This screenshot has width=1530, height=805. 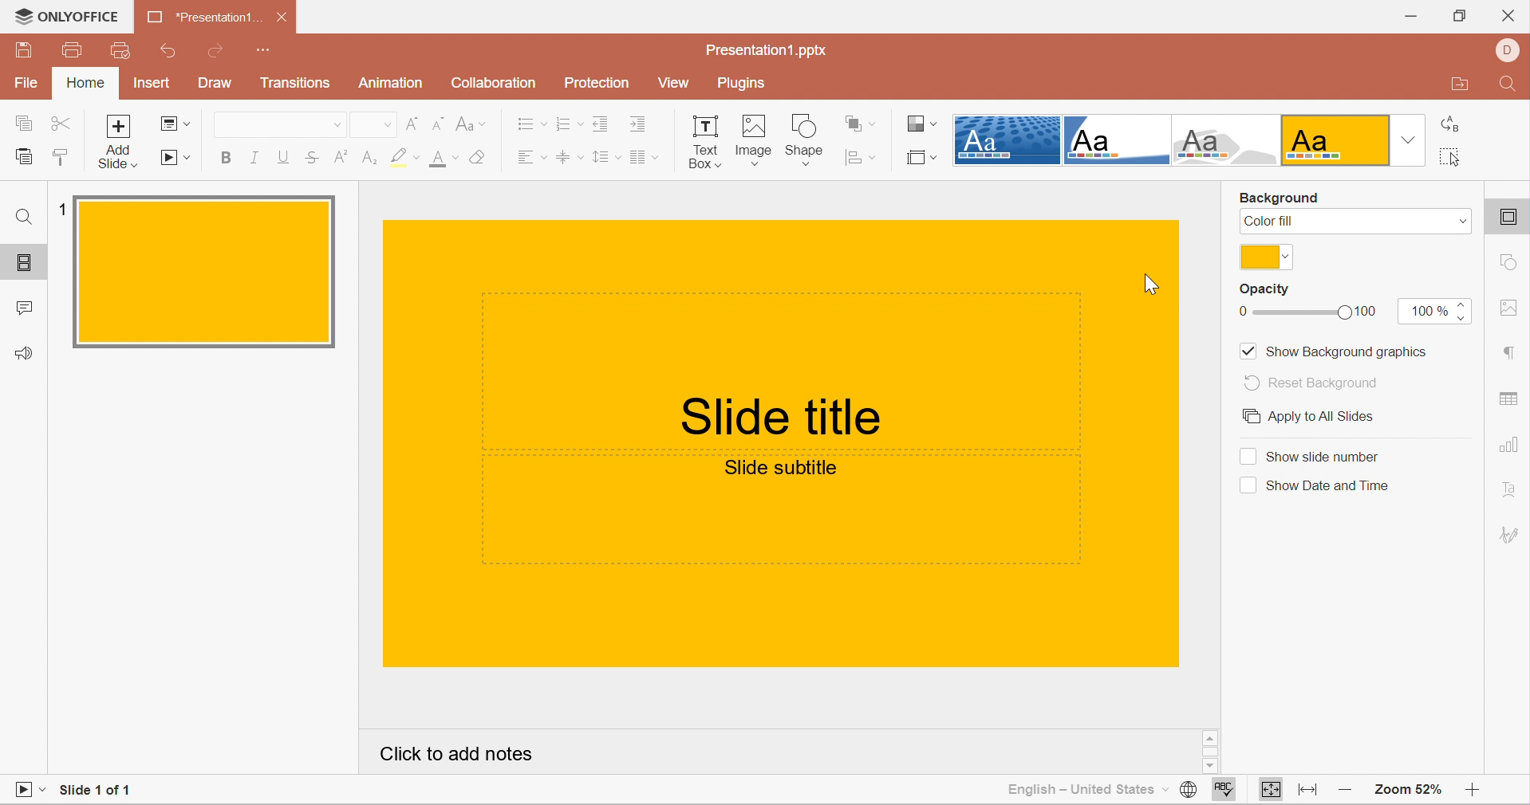 I want to click on Slide subtitle, so click(x=779, y=469).